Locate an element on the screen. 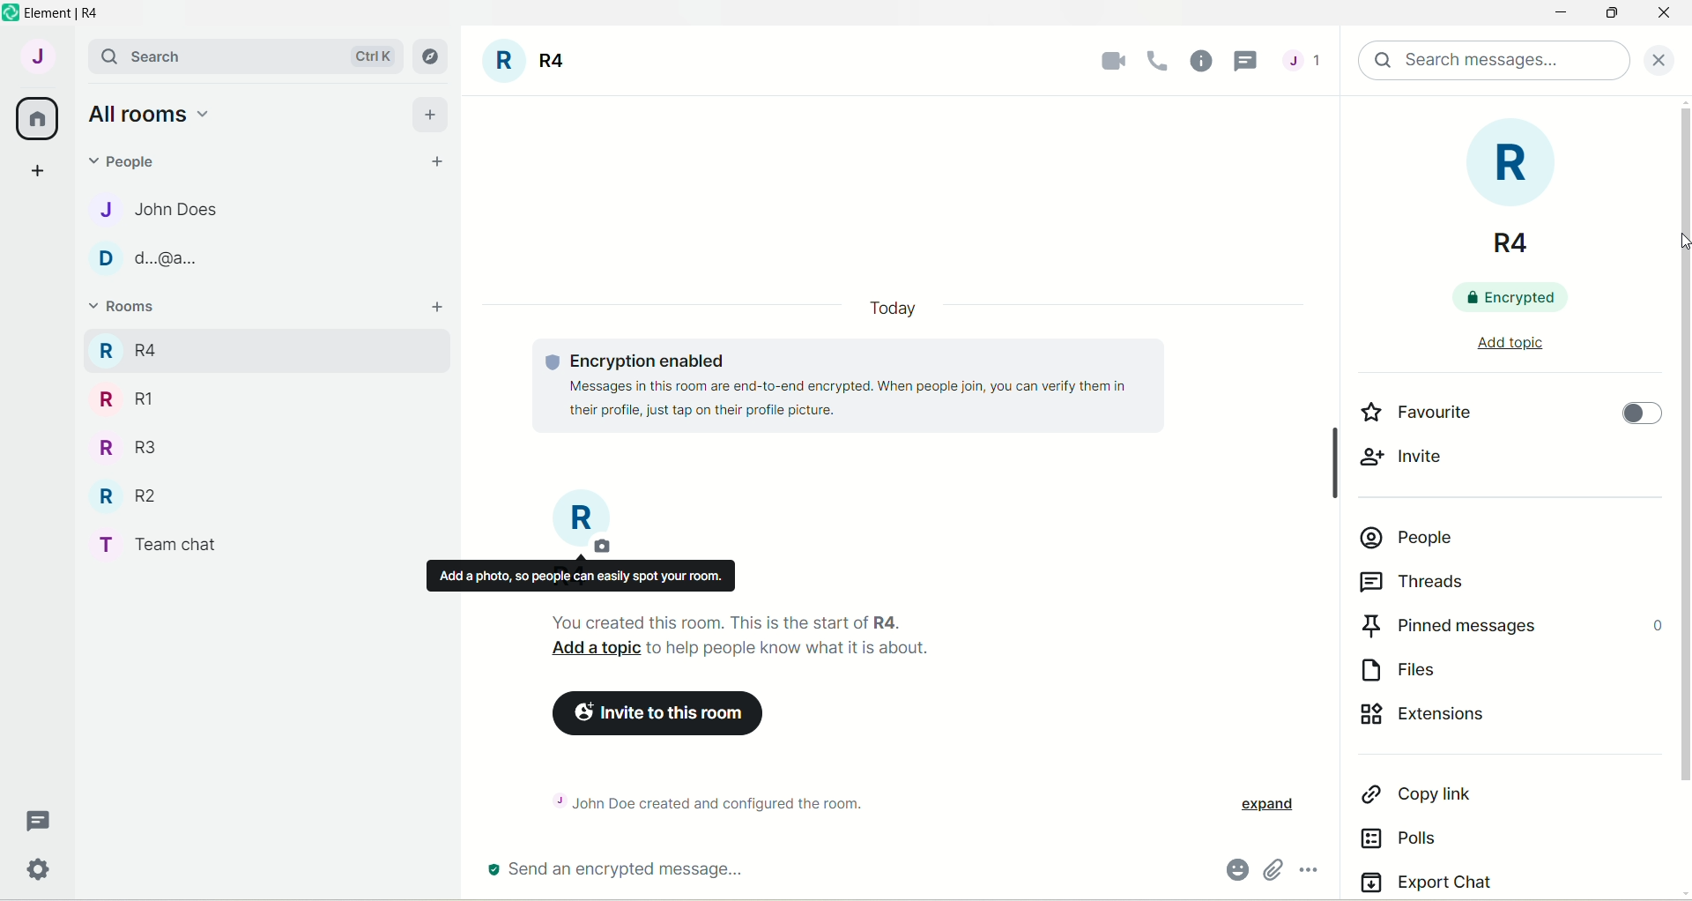  You created this room. This is the start of R4.
Add a topic to help people know what it is about. is located at coordinates (798, 637).